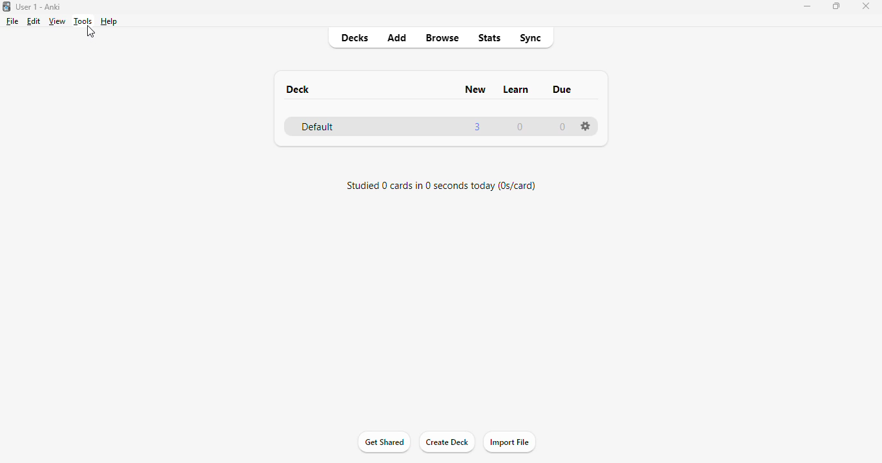 This screenshot has width=882, height=463. I want to click on learn, so click(517, 90).